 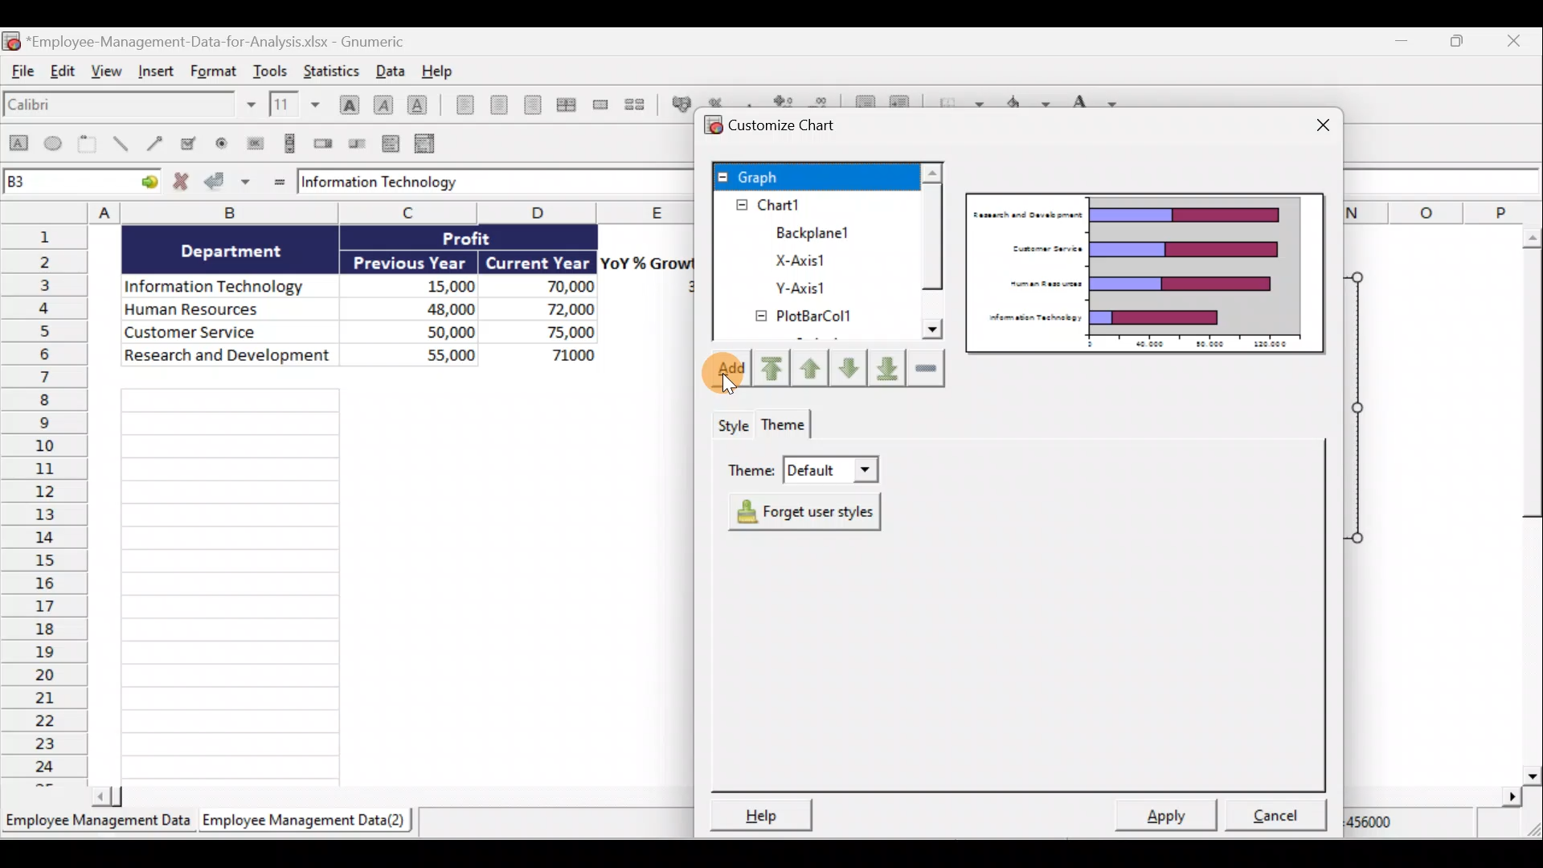 I want to click on Create a rectangle object, so click(x=18, y=147).